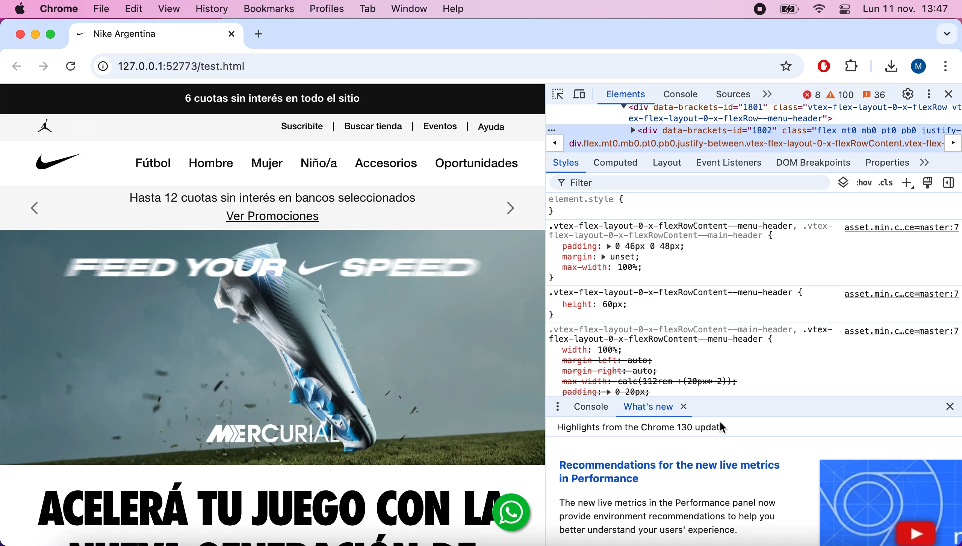  Describe the element at coordinates (36, 35) in the screenshot. I see `minimize` at that location.